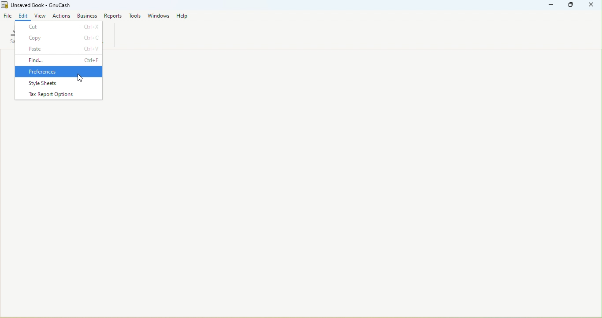 The image size is (602, 318). I want to click on Help, so click(184, 16).